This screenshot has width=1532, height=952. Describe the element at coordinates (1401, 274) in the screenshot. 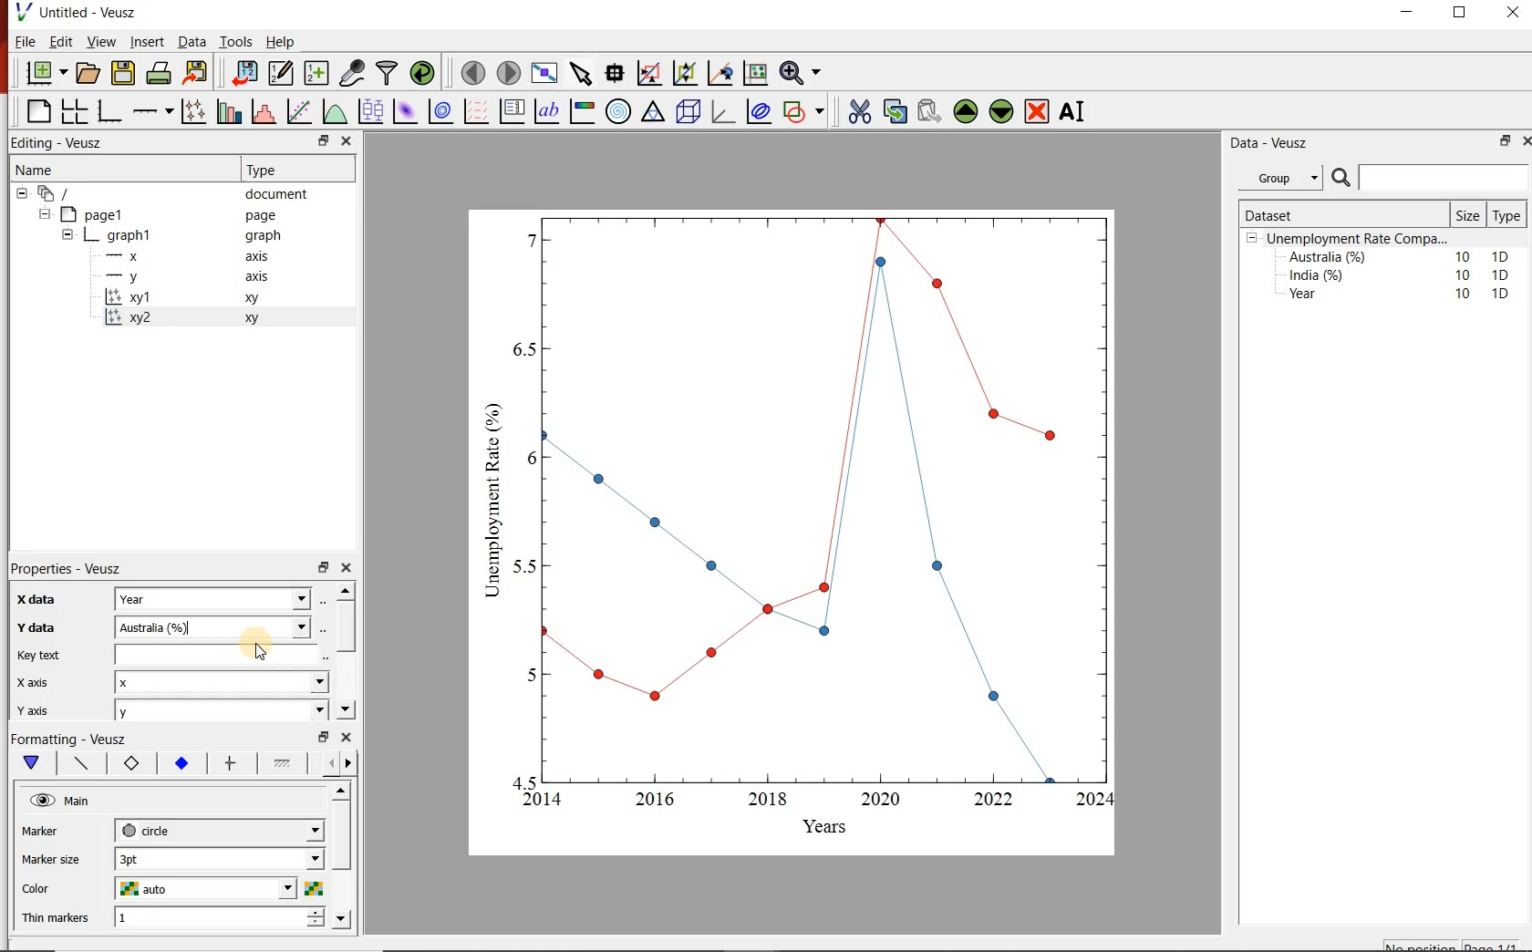

I see `India (%) 10 1D` at that location.